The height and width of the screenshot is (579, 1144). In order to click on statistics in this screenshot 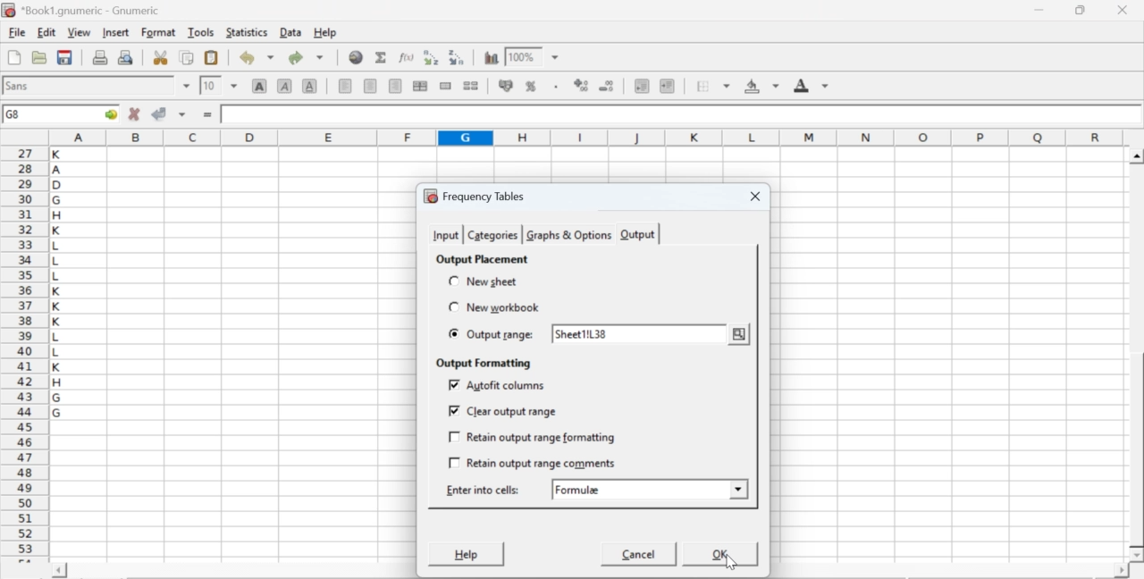, I will do `click(245, 32)`.